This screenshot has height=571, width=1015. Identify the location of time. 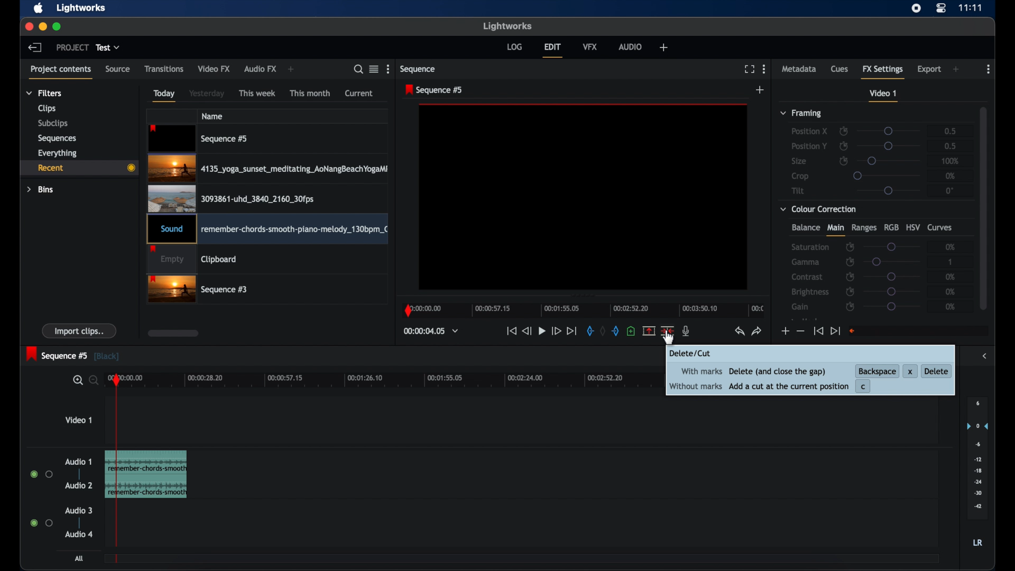
(971, 8).